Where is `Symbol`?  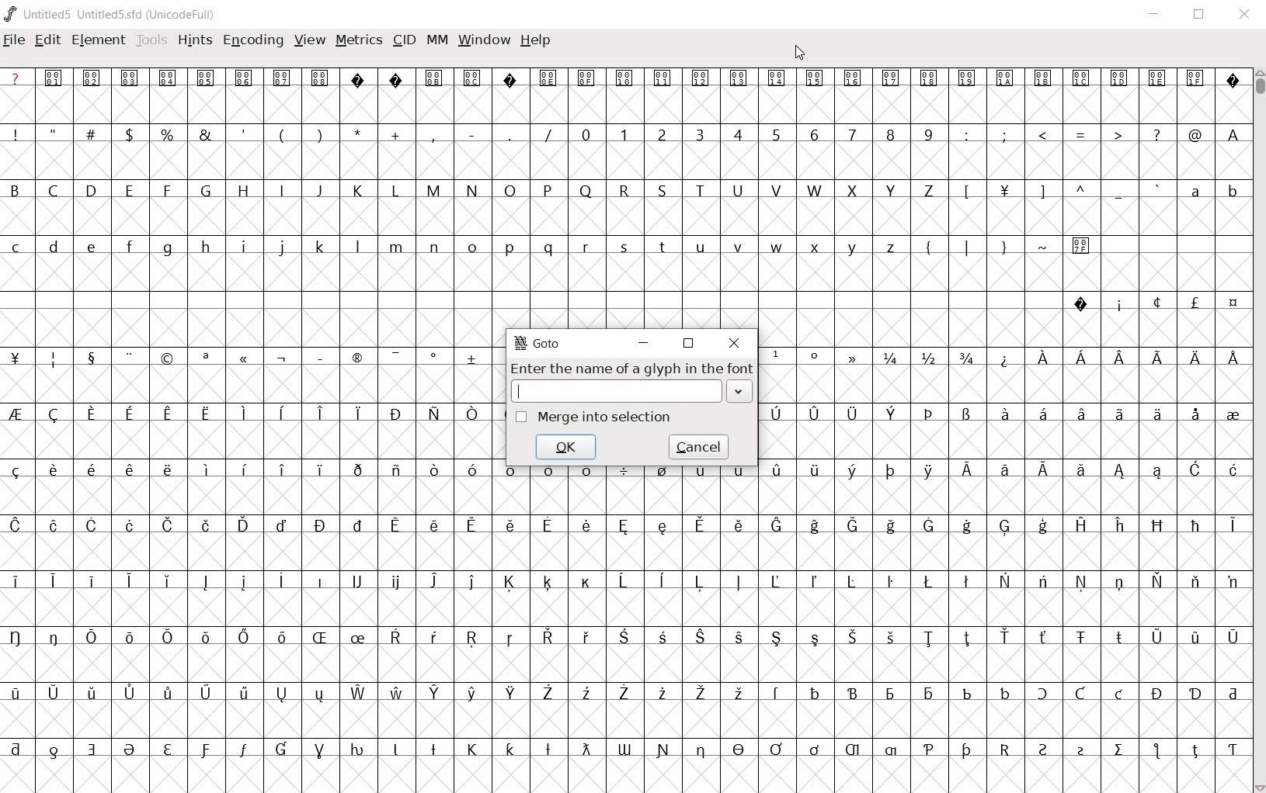 Symbol is located at coordinates (815, 639).